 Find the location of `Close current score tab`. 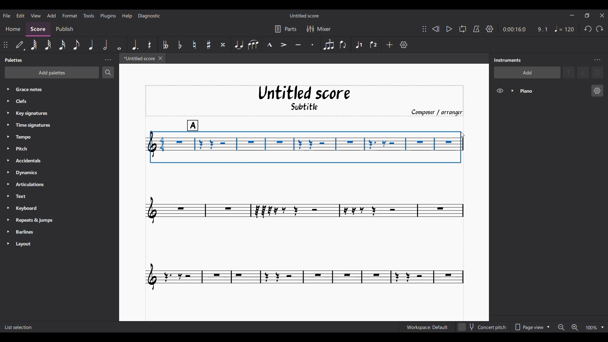

Close current score tab is located at coordinates (160, 58).